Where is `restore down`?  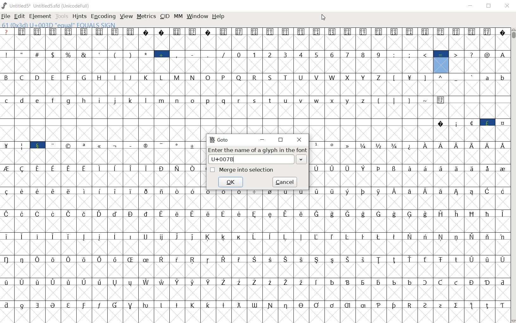 restore down is located at coordinates (489, 6).